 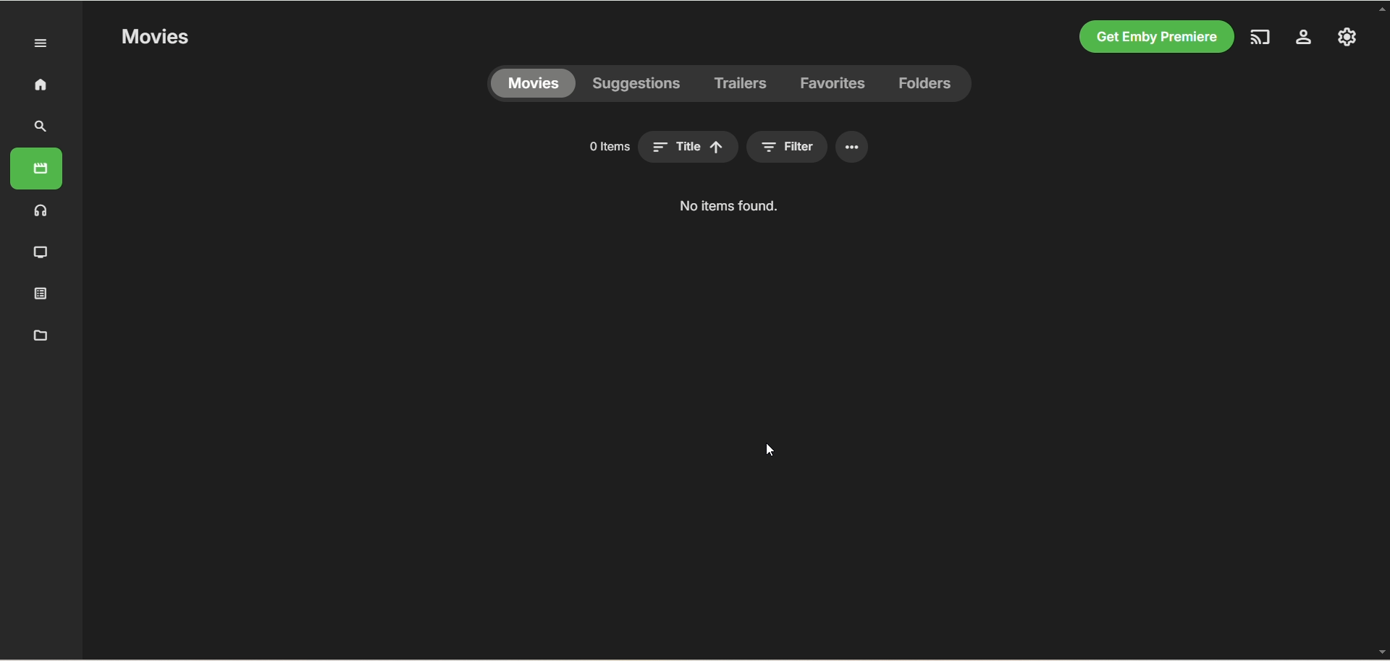 I want to click on favorites, so click(x=833, y=84).